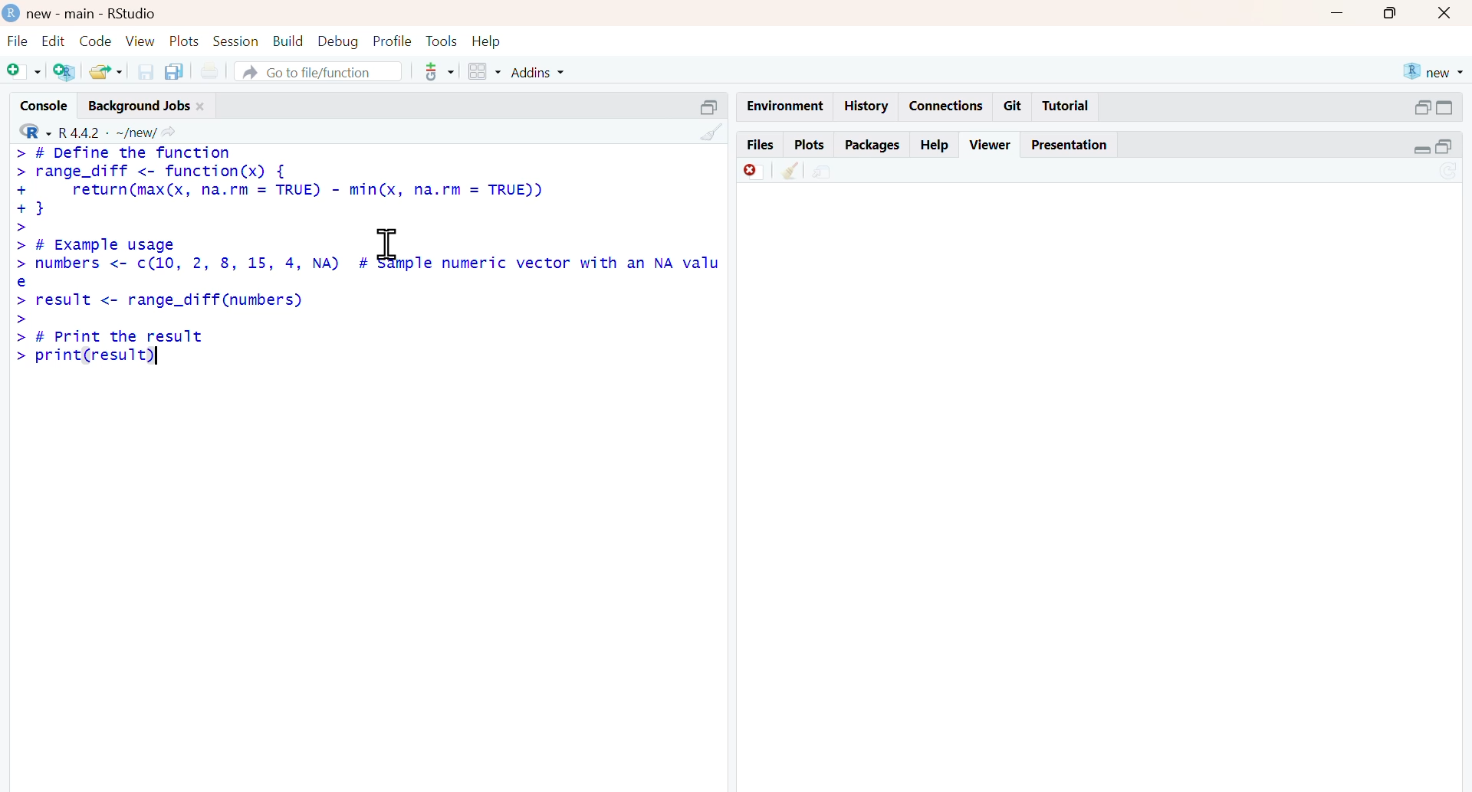 The width and height of the screenshot is (1472, 792). Describe the element at coordinates (711, 132) in the screenshot. I see `` at that location.